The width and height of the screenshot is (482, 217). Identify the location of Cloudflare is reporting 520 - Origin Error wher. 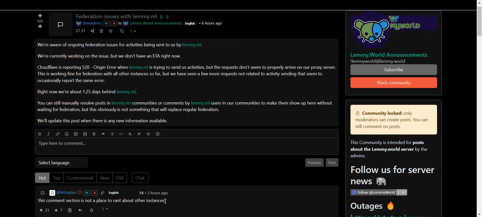
(83, 67).